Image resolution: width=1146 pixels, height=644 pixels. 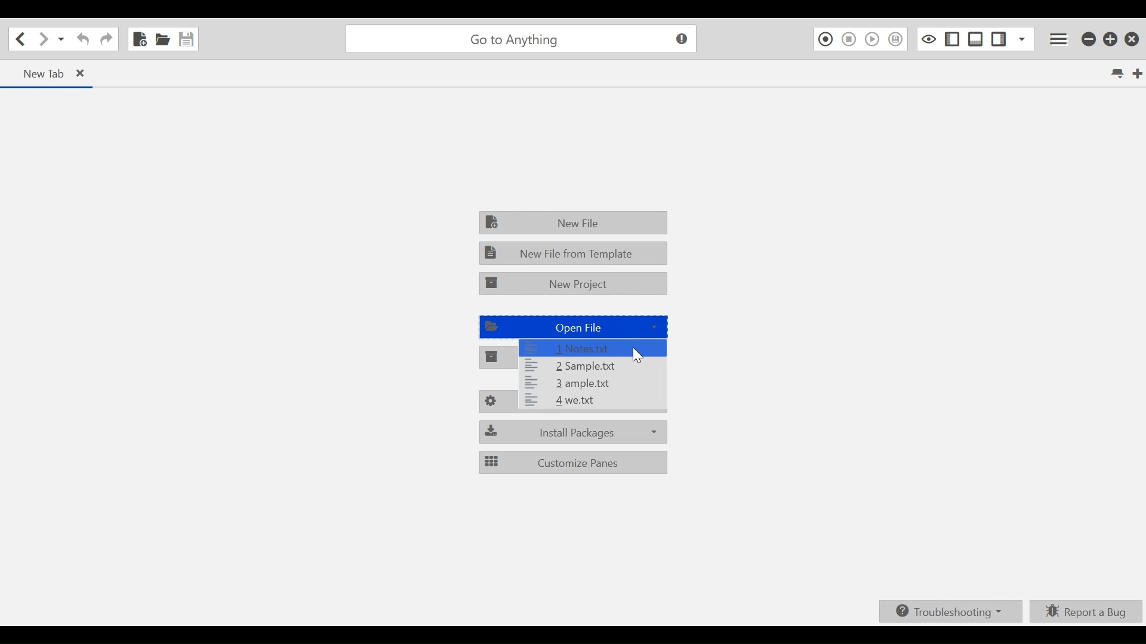 What do you see at coordinates (897, 39) in the screenshot?
I see `Save Macro to Toolbox as Superscript` at bounding box center [897, 39].